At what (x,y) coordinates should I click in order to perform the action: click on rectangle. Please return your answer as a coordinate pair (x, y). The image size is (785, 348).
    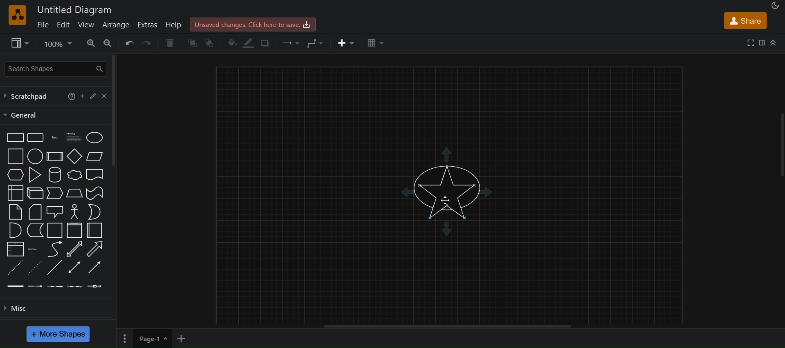
    Looking at the image, I should click on (14, 137).